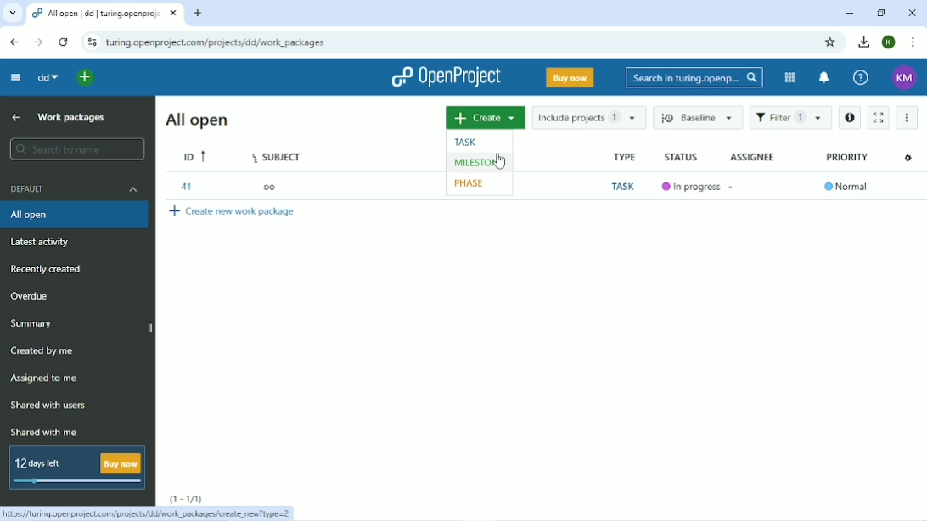  What do you see at coordinates (890, 42) in the screenshot?
I see `K` at bounding box center [890, 42].